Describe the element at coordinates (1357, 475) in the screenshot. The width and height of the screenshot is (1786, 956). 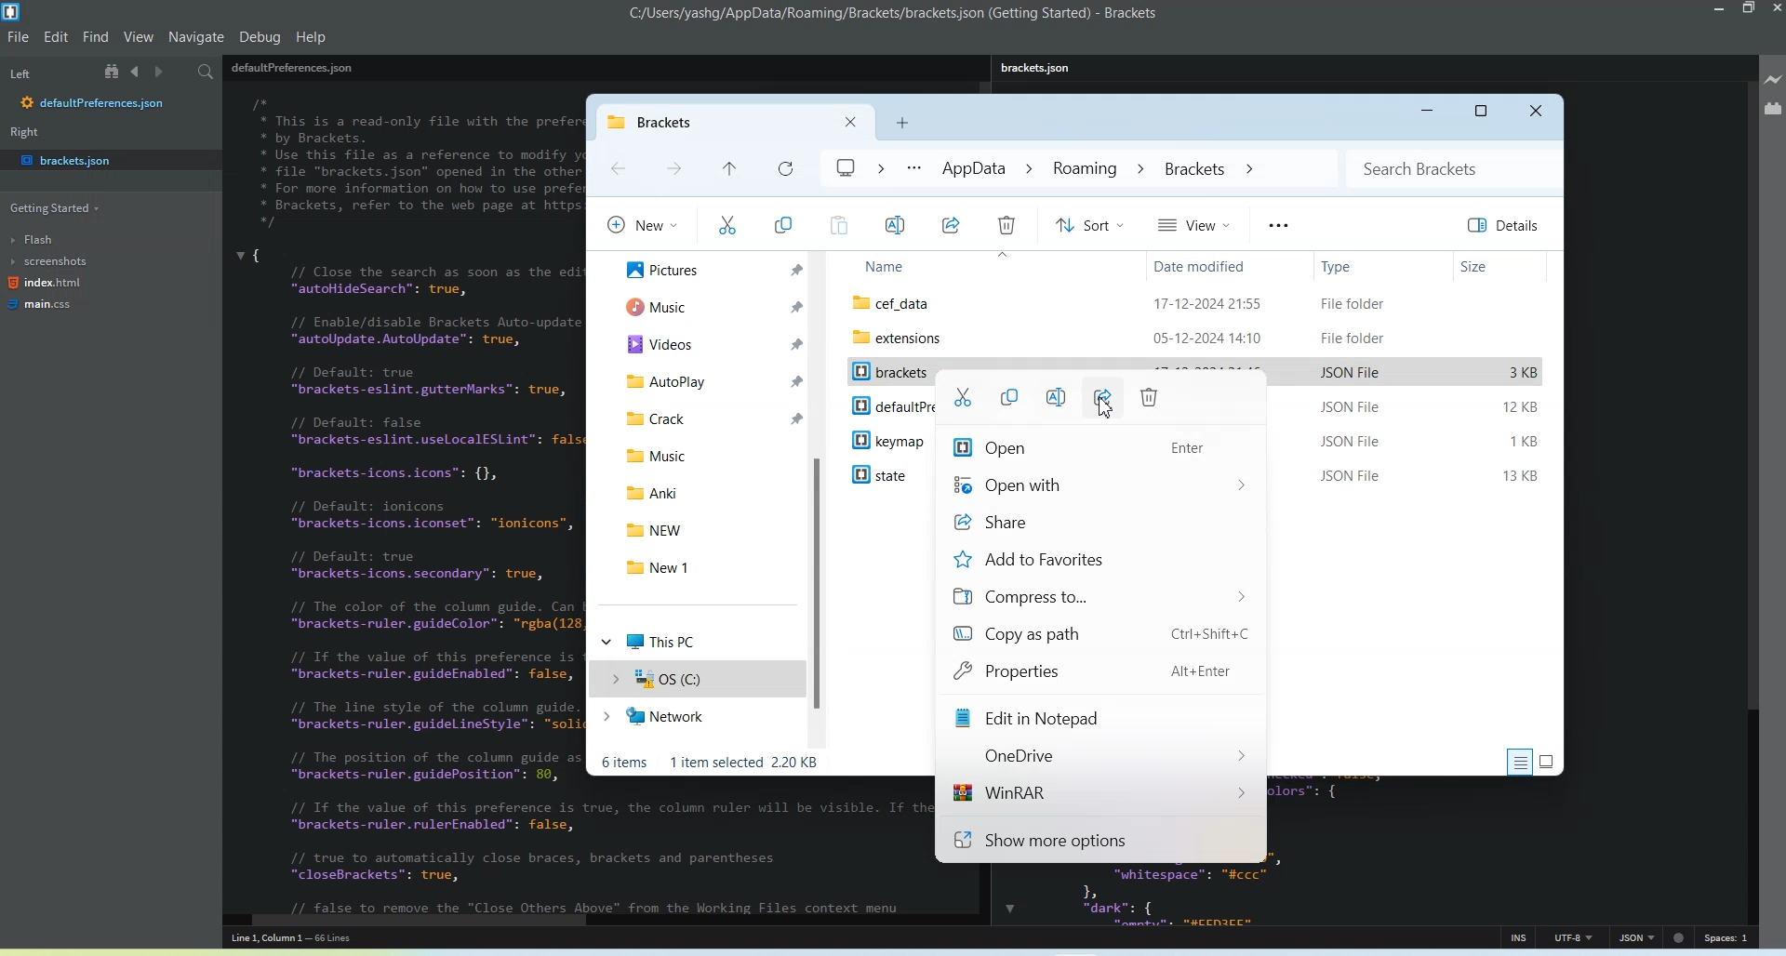
I see `JSON File` at that location.